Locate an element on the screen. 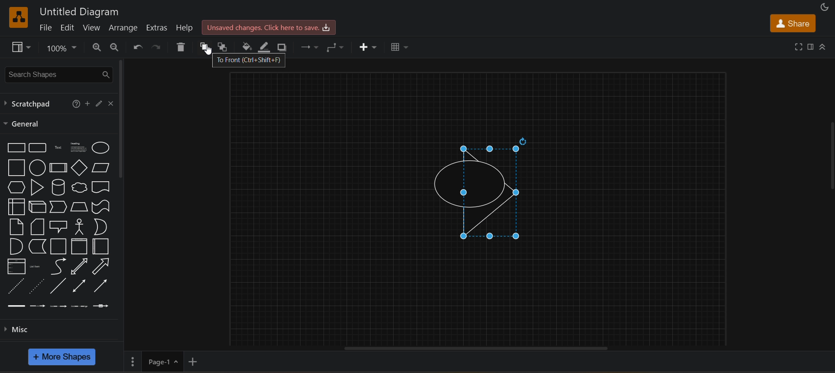 Image resolution: width=835 pixels, height=373 pixels. appearance is located at coordinates (825, 7).